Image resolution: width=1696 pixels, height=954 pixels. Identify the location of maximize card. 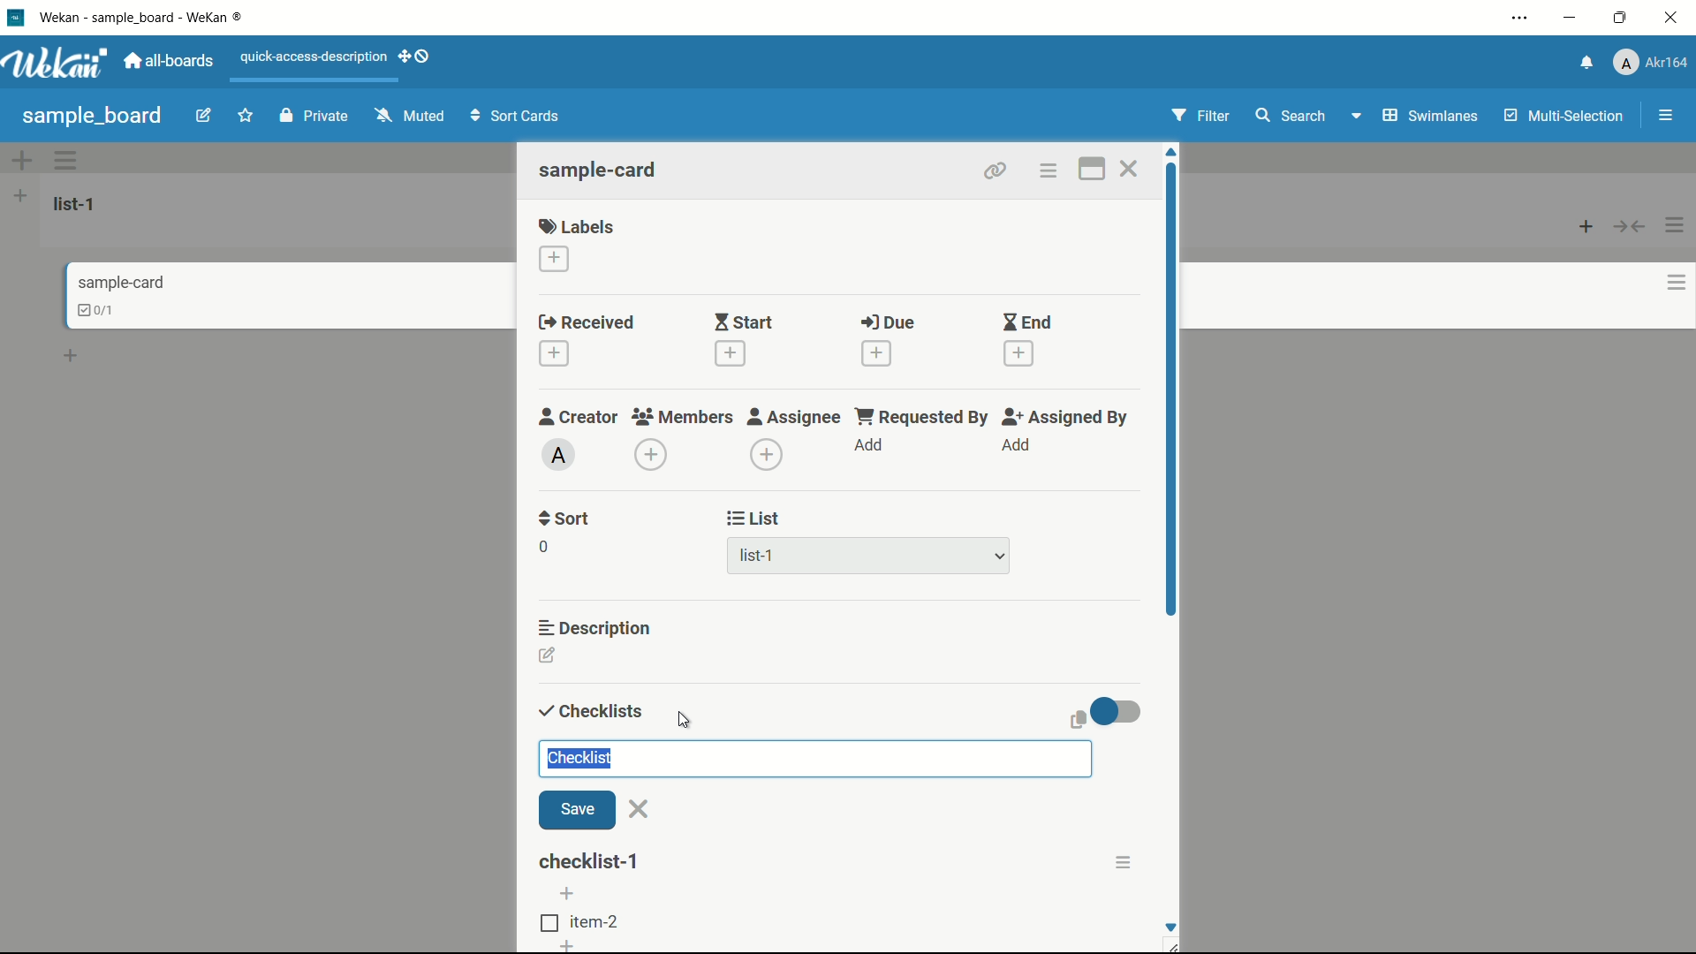
(1091, 171).